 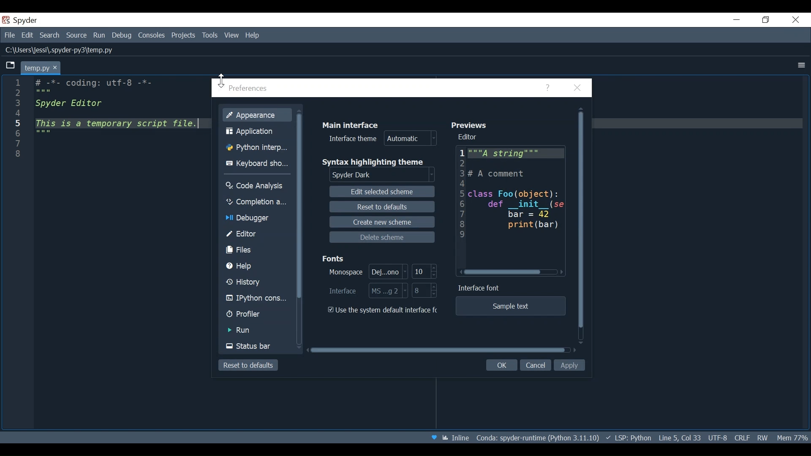 I want to click on Profiler, so click(x=257, y=314).